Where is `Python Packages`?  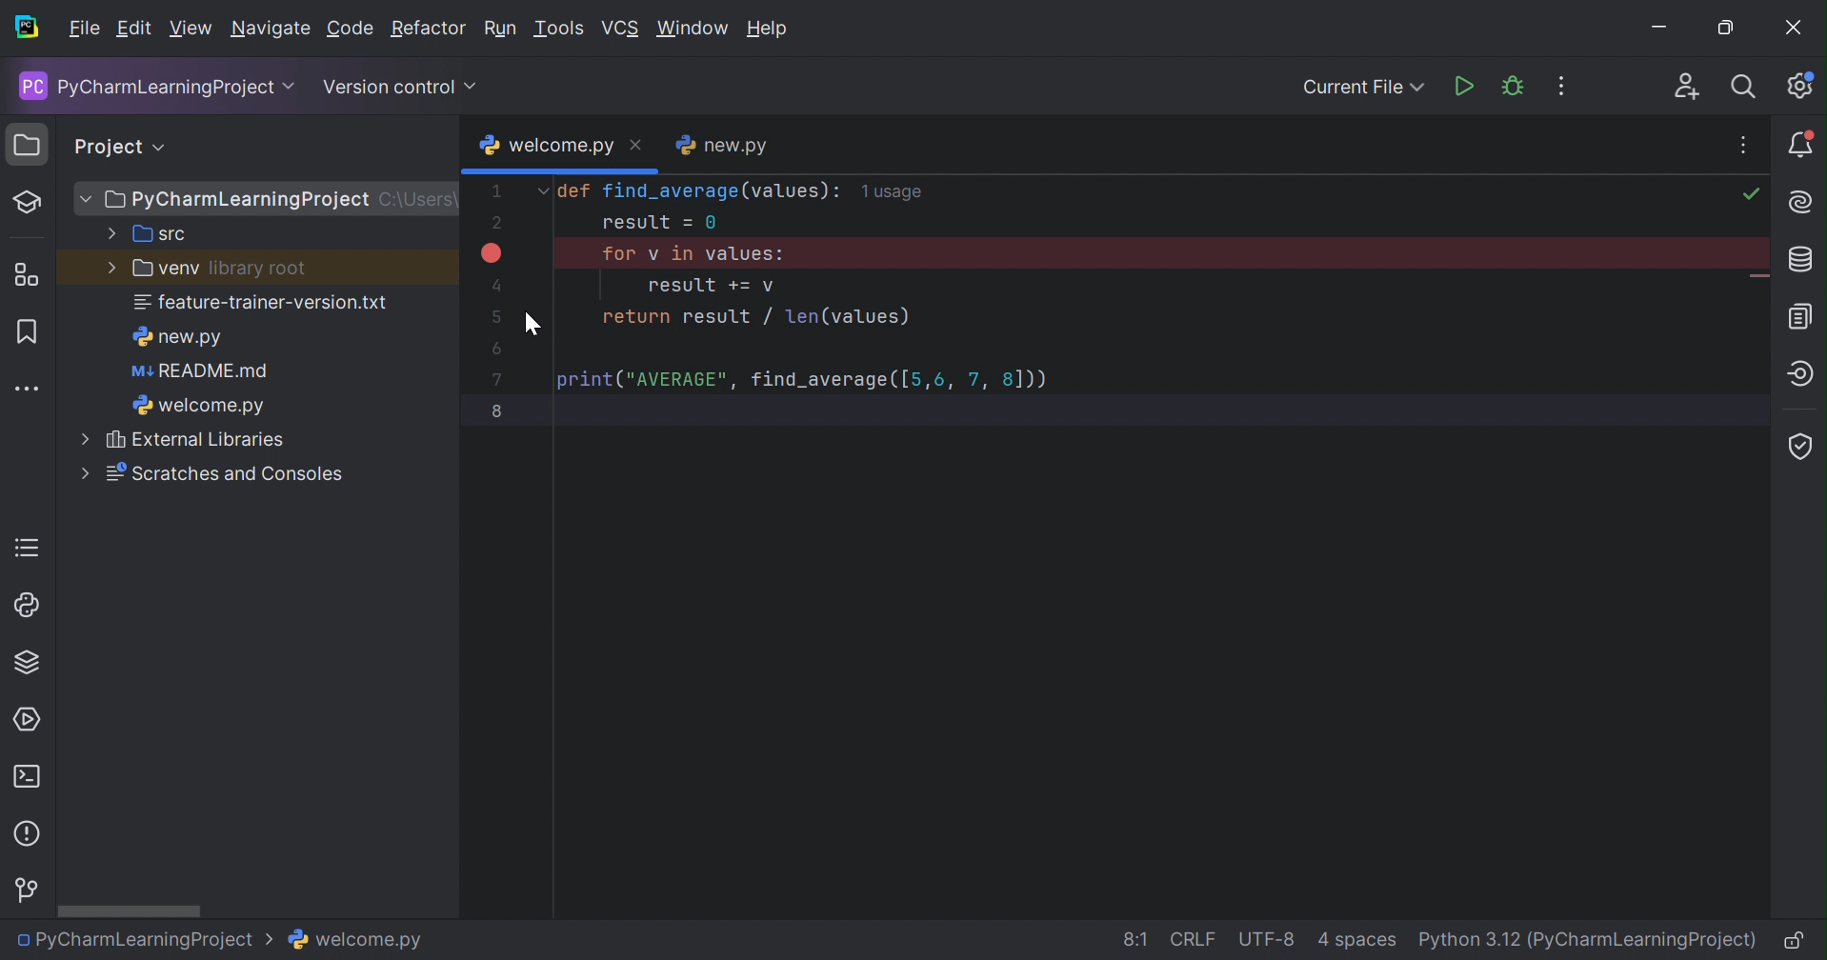 Python Packages is located at coordinates (31, 662).